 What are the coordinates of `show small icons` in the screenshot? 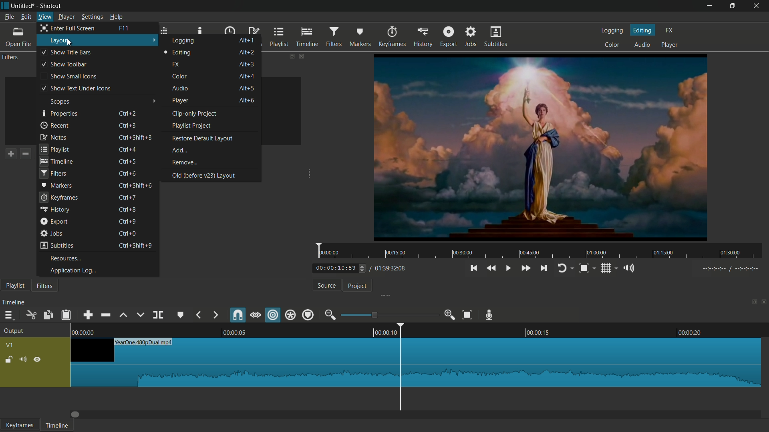 It's located at (73, 76).